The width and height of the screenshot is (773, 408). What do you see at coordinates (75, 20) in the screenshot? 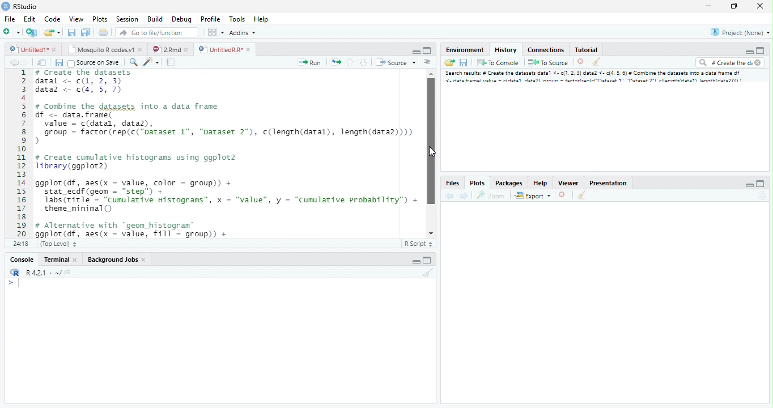
I see `View` at bounding box center [75, 20].